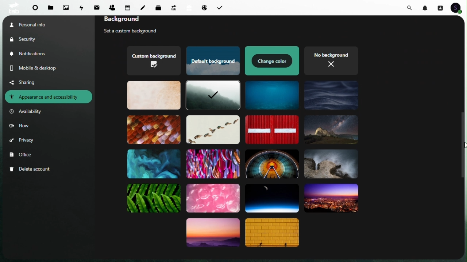 Image resolution: width=467 pixels, height=262 pixels. Describe the element at coordinates (37, 24) in the screenshot. I see `personal info` at that location.